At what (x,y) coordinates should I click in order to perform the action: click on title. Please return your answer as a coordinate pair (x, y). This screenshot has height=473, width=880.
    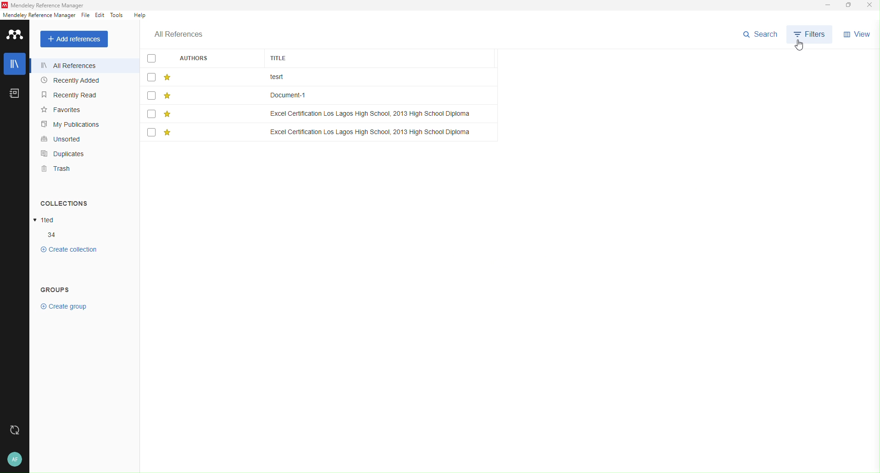
    Looking at the image, I should click on (291, 95).